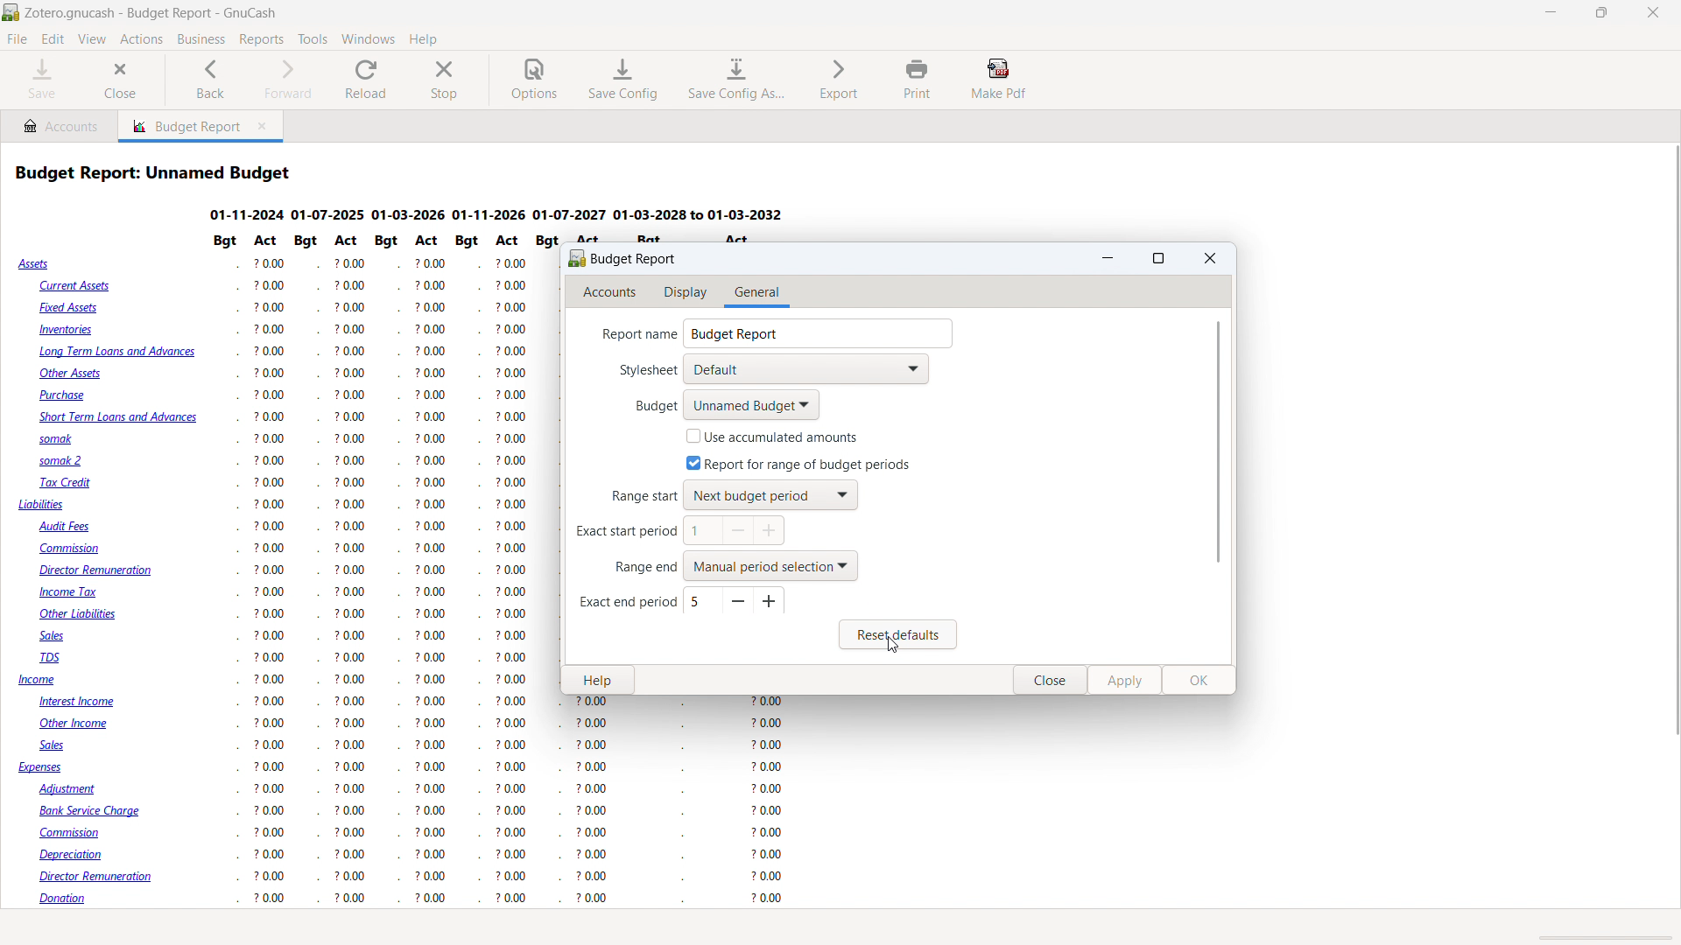  I want to click on minimize, so click(1108, 258).